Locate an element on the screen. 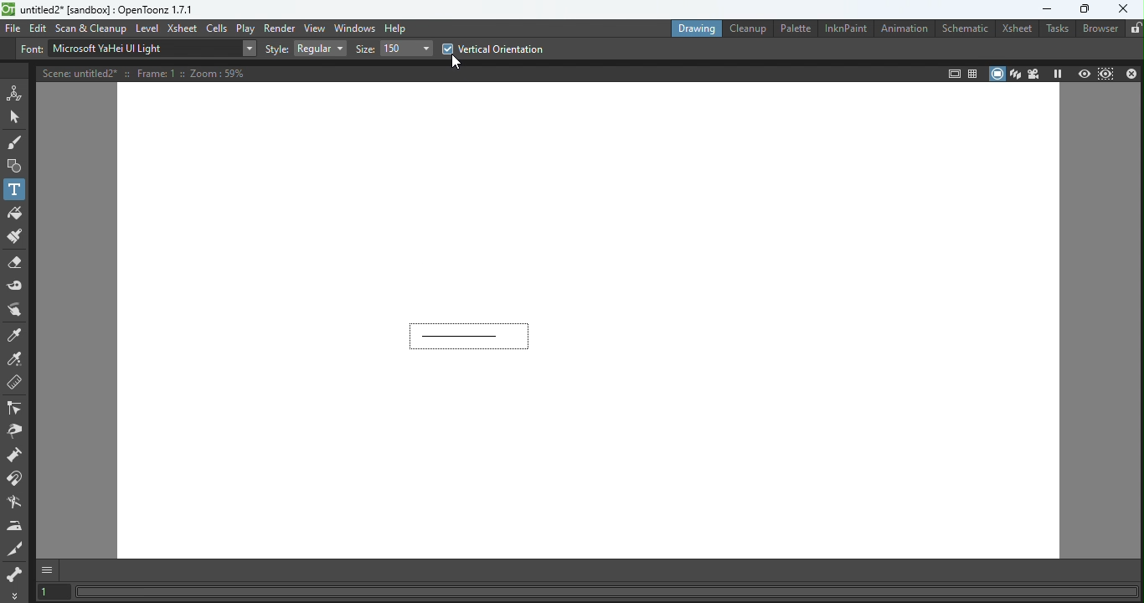  Animate tool is located at coordinates (14, 92).